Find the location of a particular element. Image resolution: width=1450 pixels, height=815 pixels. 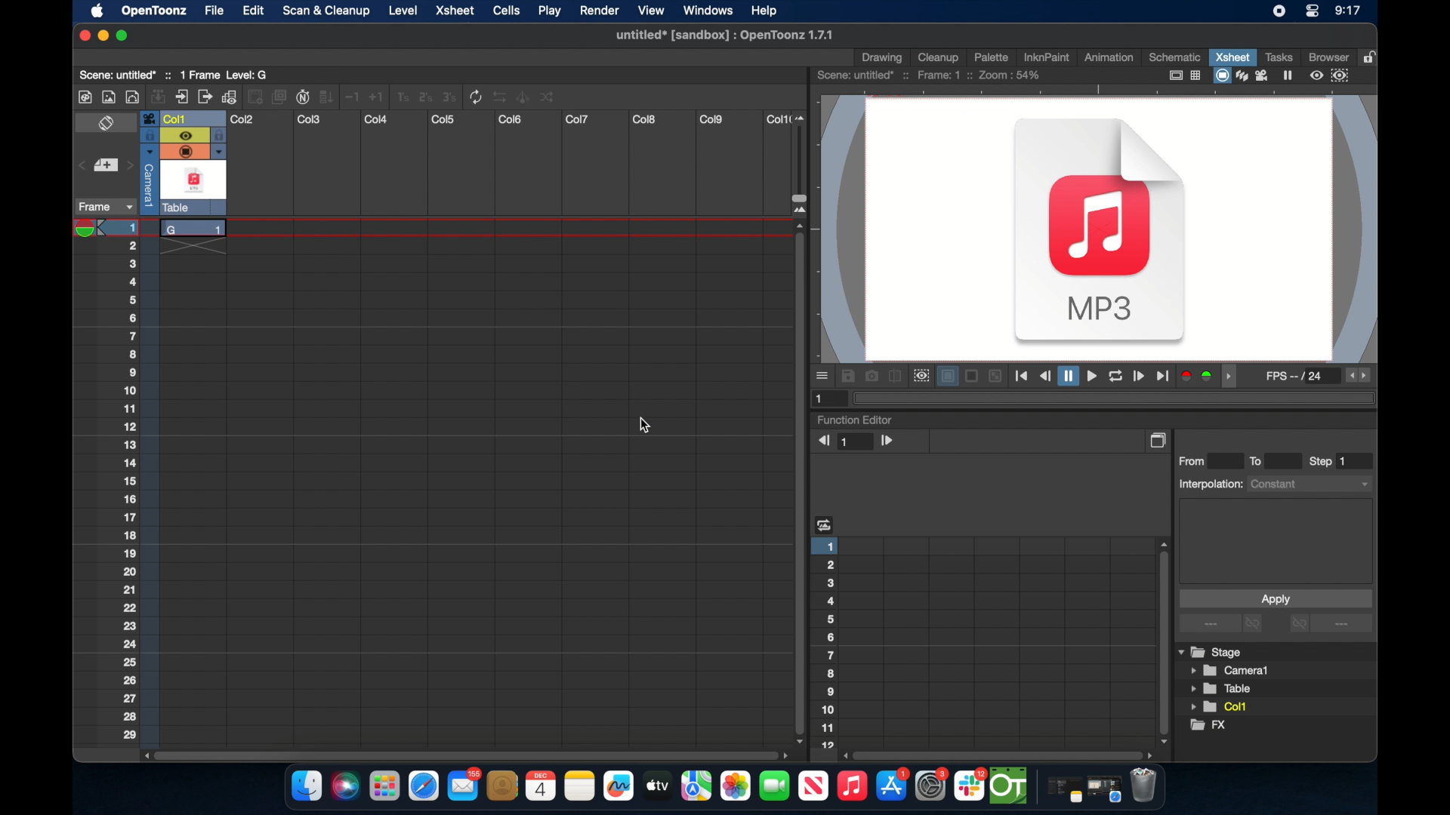

help is located at coordinates (762, 9).